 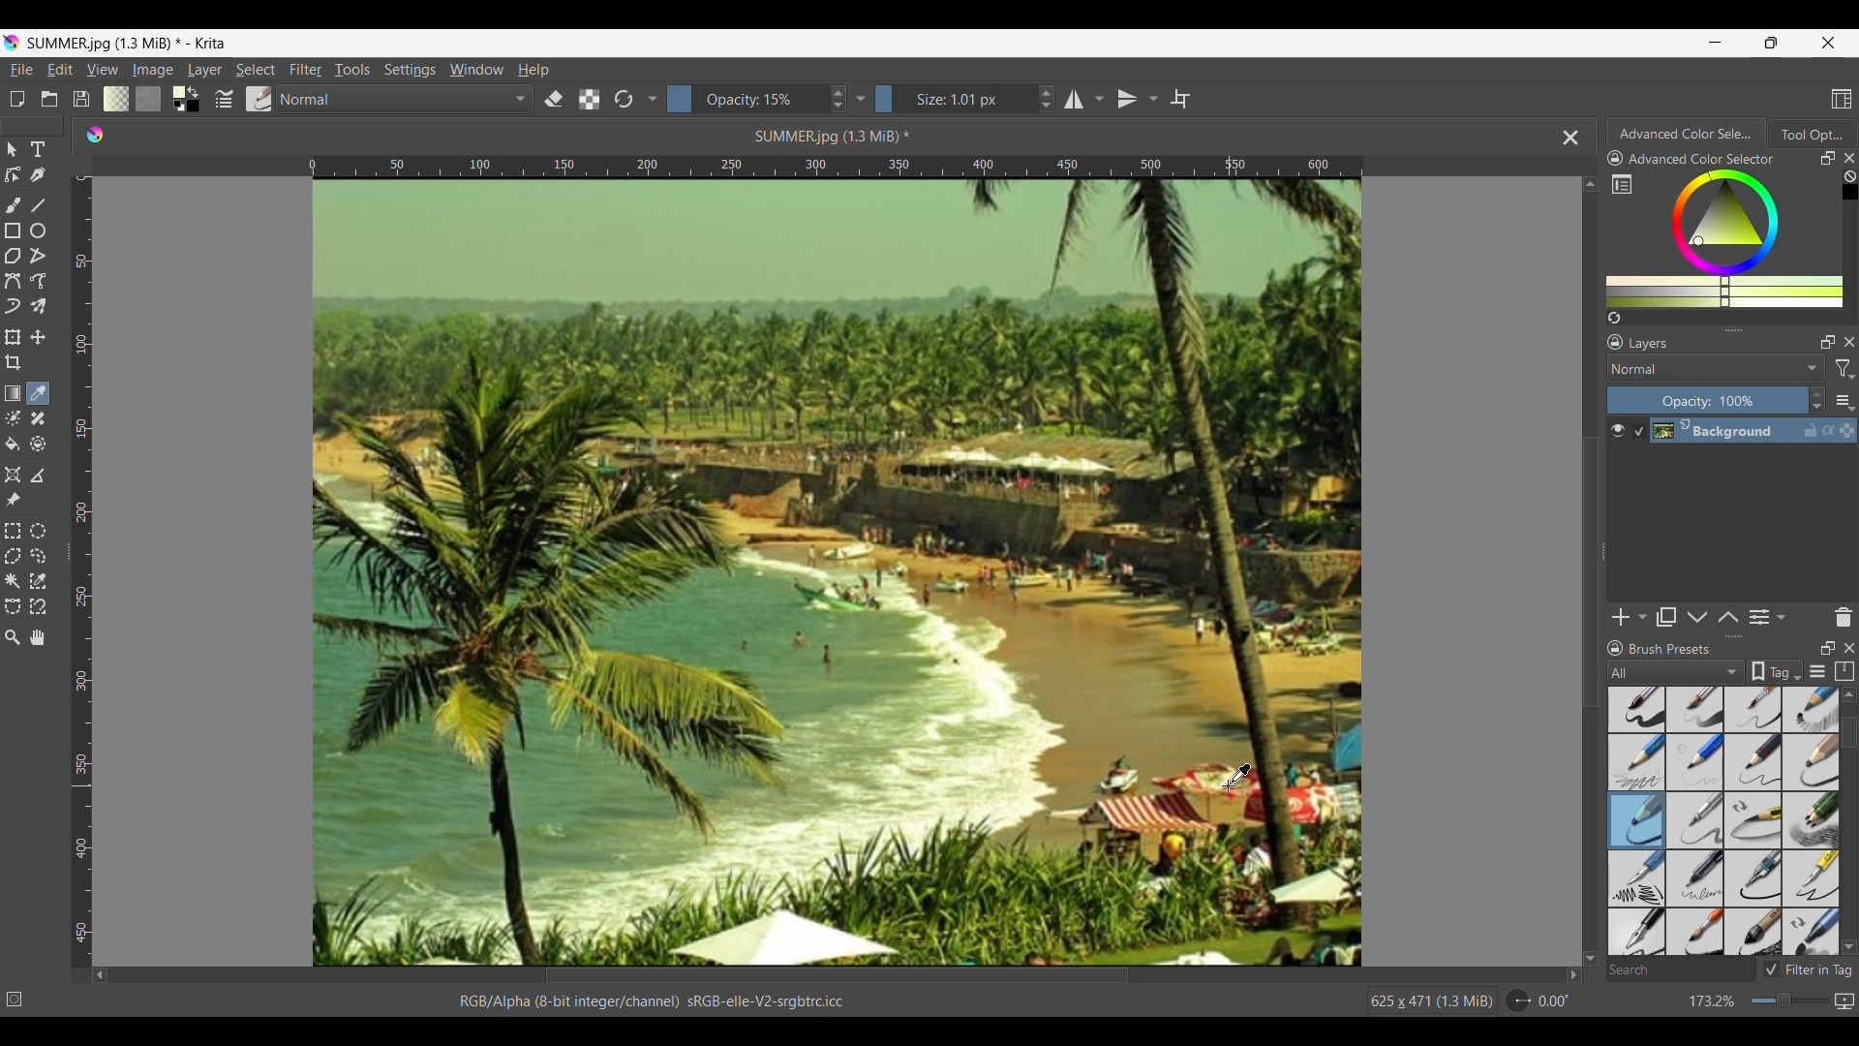 I want to click on Lock, so click(x=1616, y=649).